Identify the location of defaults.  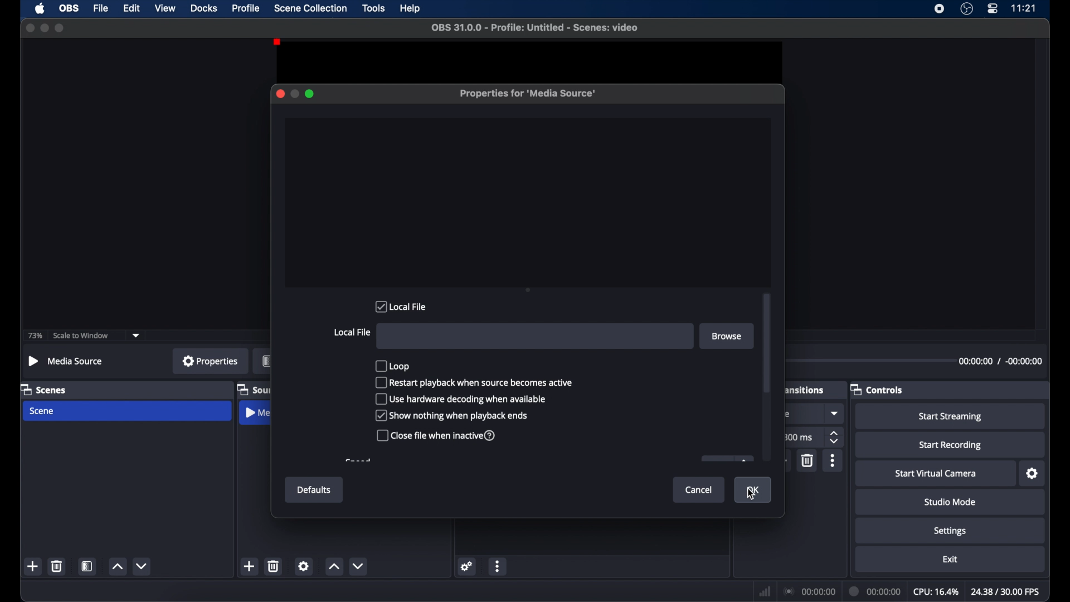
(314, 491).